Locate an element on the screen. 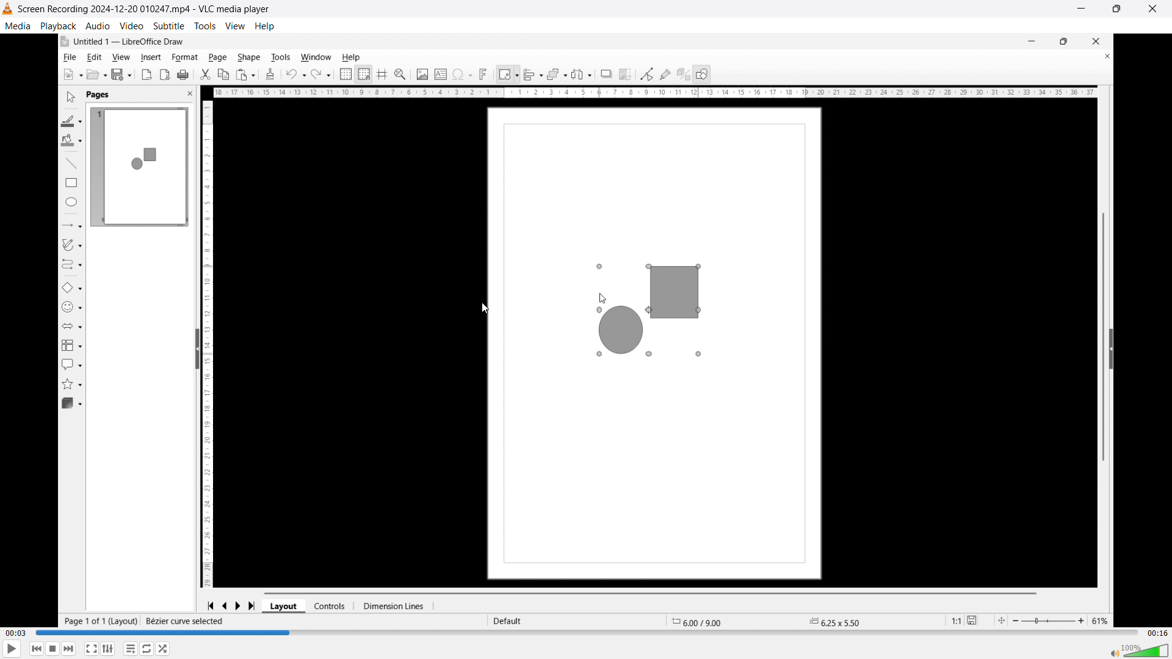 This screenshot has width=1172, height=659. help is located at coordinates (264, 26).